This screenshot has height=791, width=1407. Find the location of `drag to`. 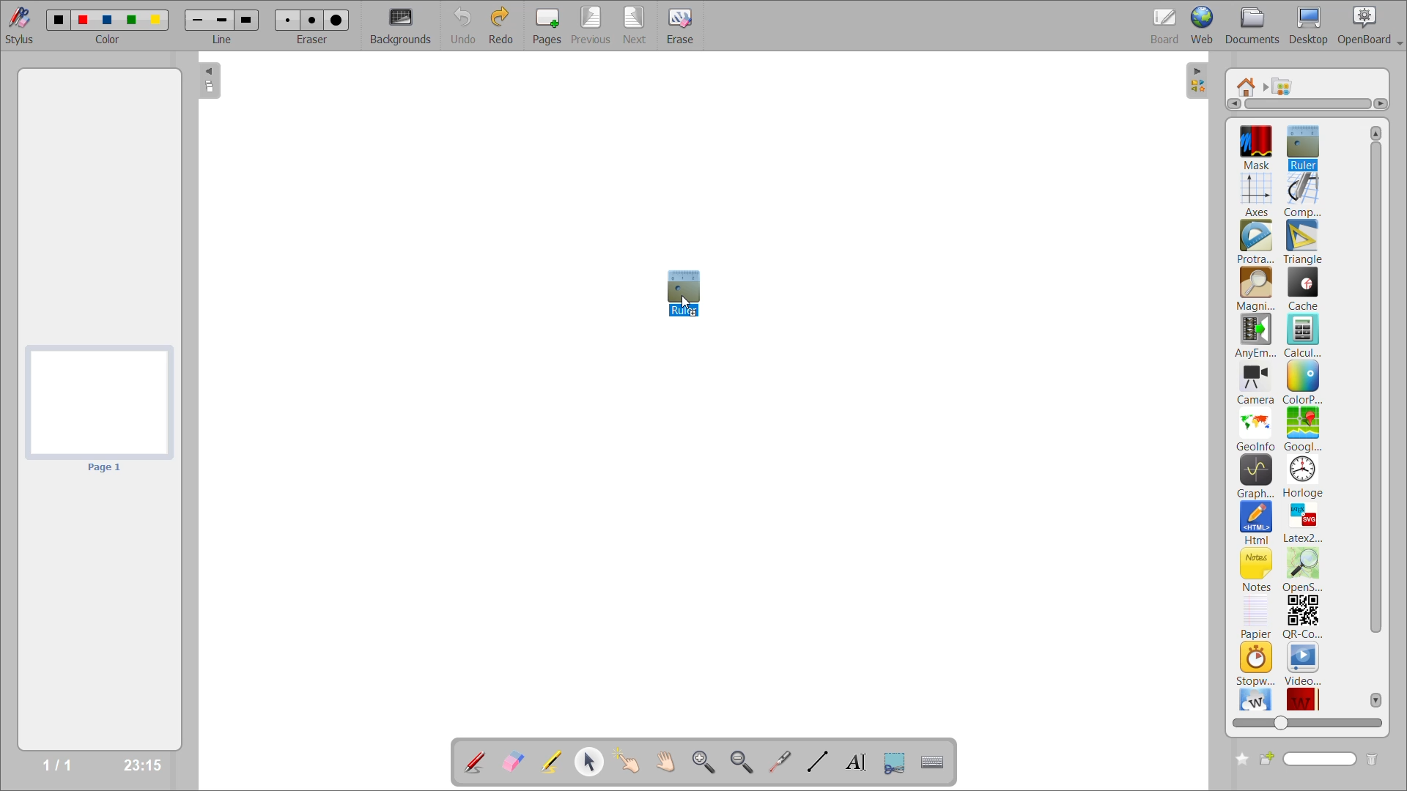

drag to is located at coordinates (689, 305).